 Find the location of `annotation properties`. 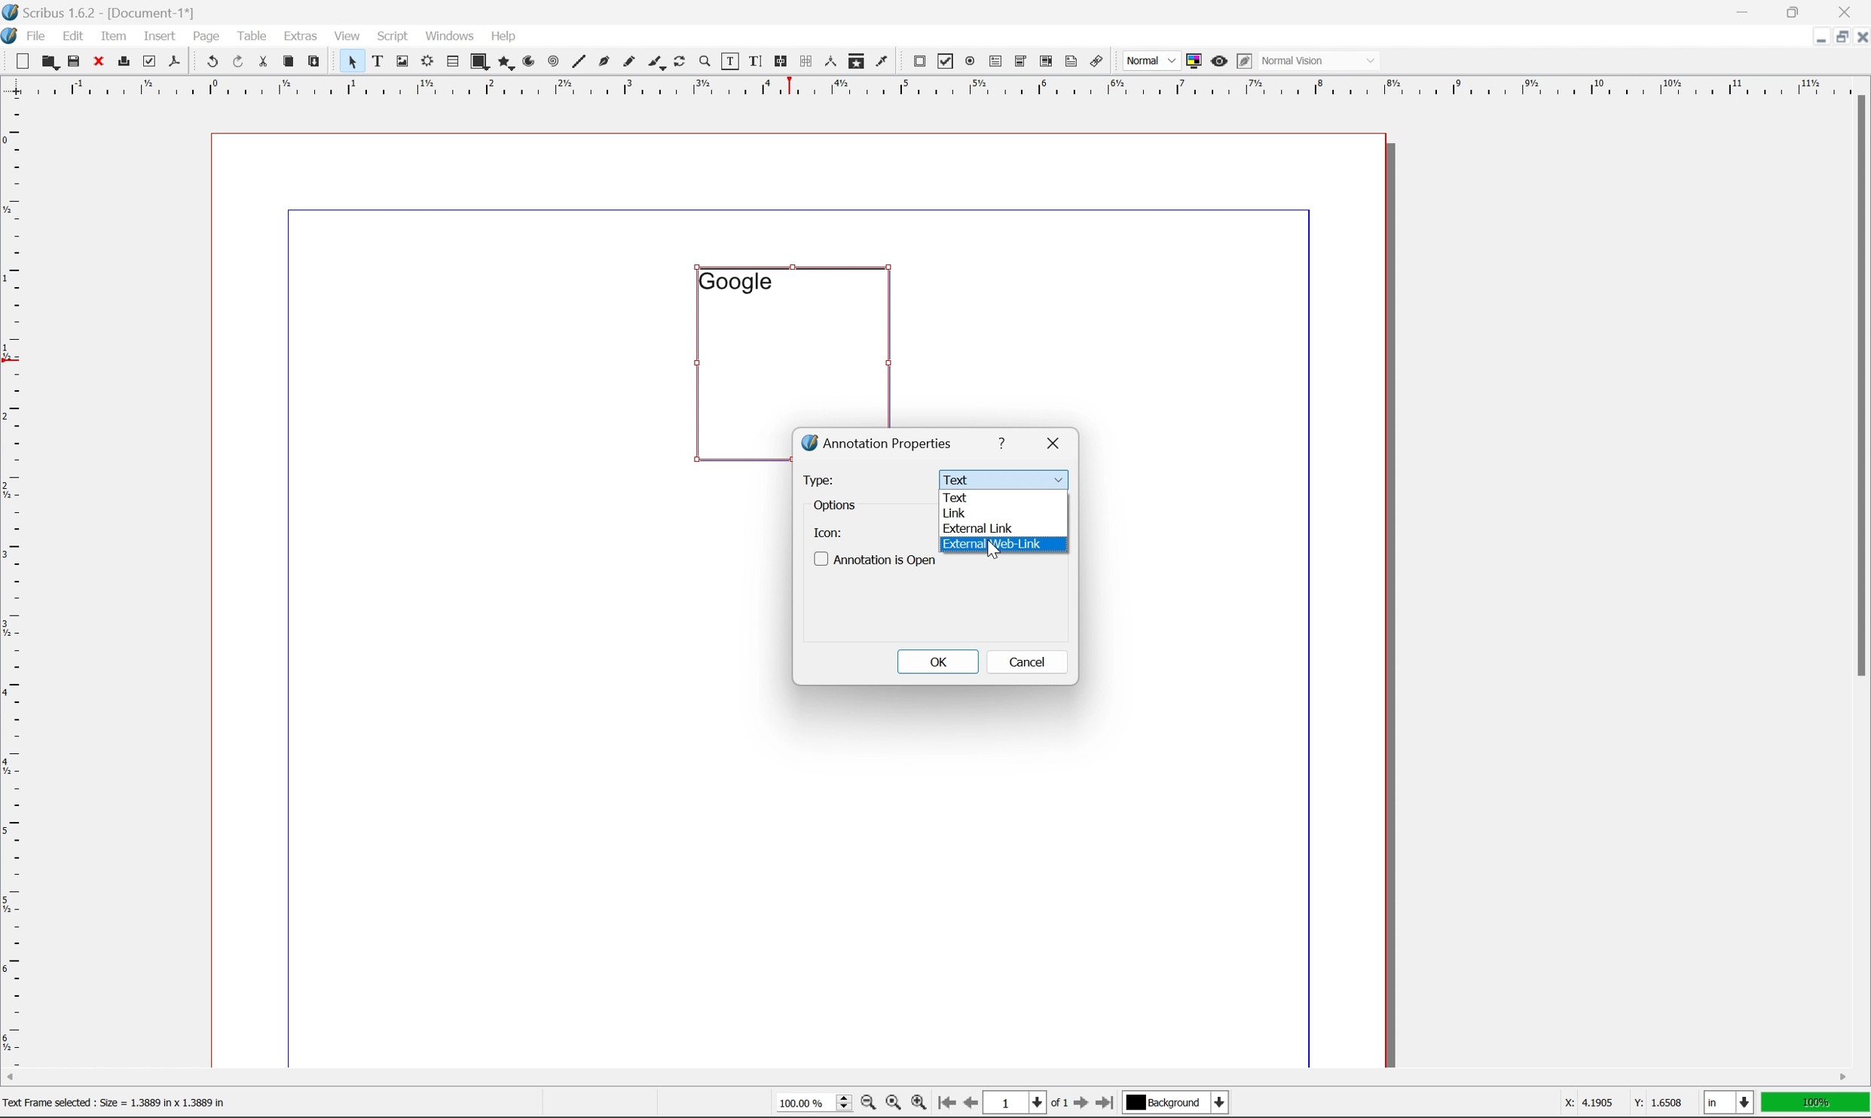

annotation properties is located at coordinates (879, 442).